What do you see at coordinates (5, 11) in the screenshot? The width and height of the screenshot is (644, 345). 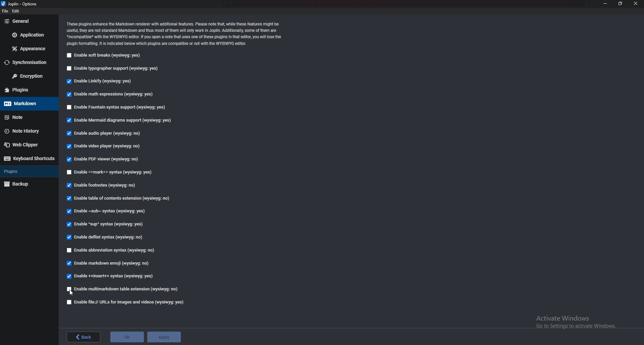 I see `file` at bounding box center [5, 11].